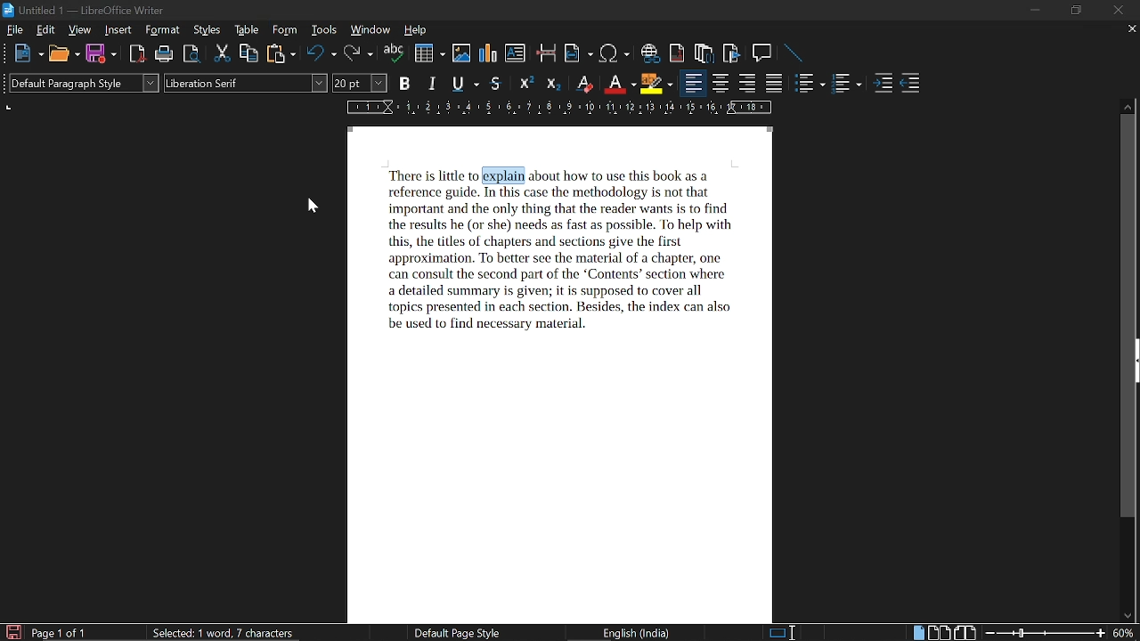 The height and width of the screenshot is (641, 1140). What do you see at coordinates (558, 260) in the screenshot?
I see `reference guide. In this case the methodology is not that
important and the only thing that the reader wants is fo find
the resulis he (or she) needs as fast as possible. To help with
this, the titles of chapters and sections give the first
approximation. To better sec the material of a chapter, one
can consult the second part of the ‘Contents’ section where
a detailed summary is given; it is supposed to cover all
topics presented in each section. Besides, the index can also
be used to find necessary material.` at bounding box center [558, 260].